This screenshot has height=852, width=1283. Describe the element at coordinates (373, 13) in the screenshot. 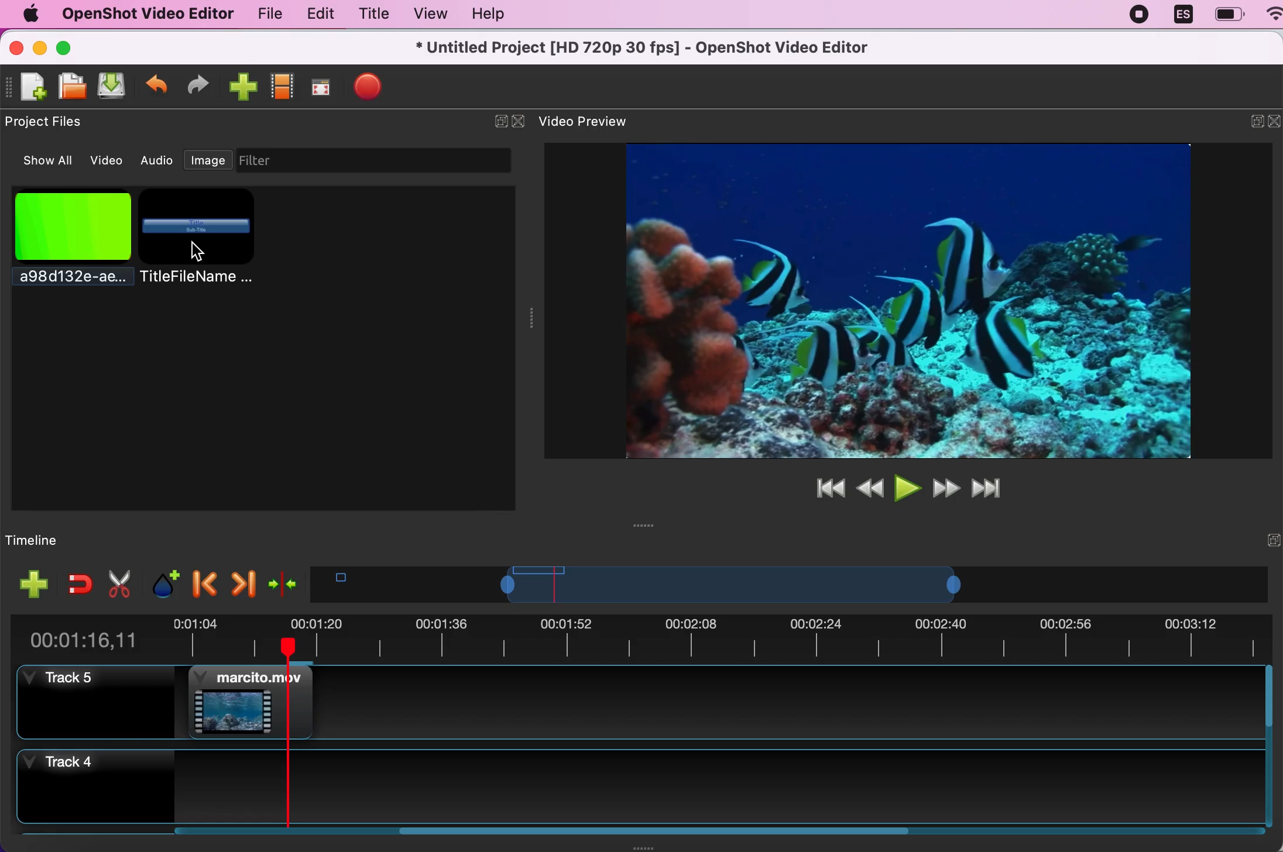

I see `title` at that location.